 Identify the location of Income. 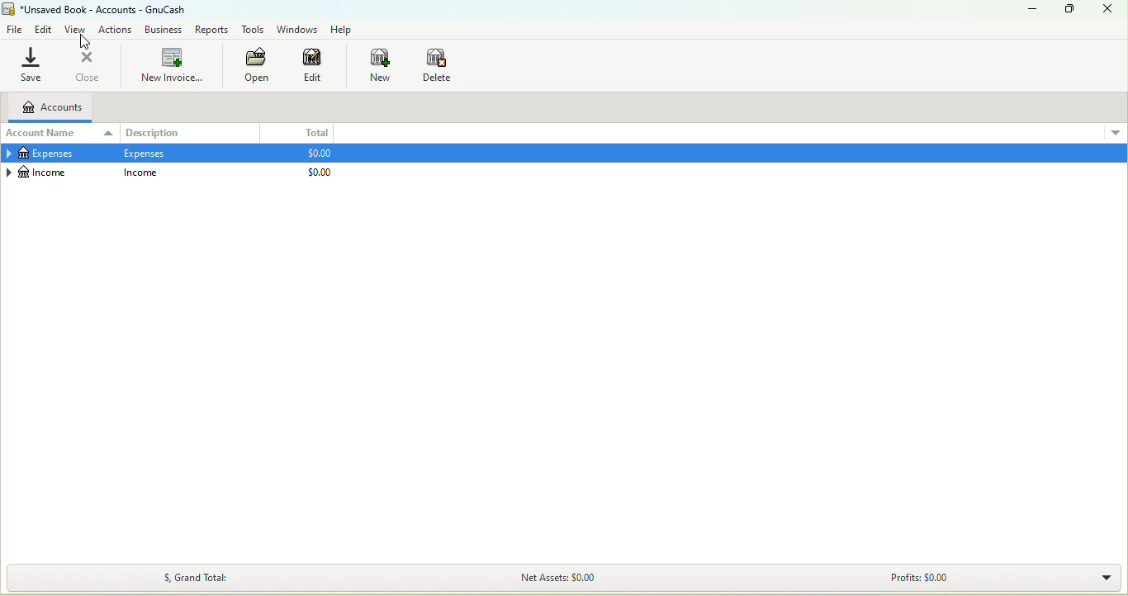
(45, 173).